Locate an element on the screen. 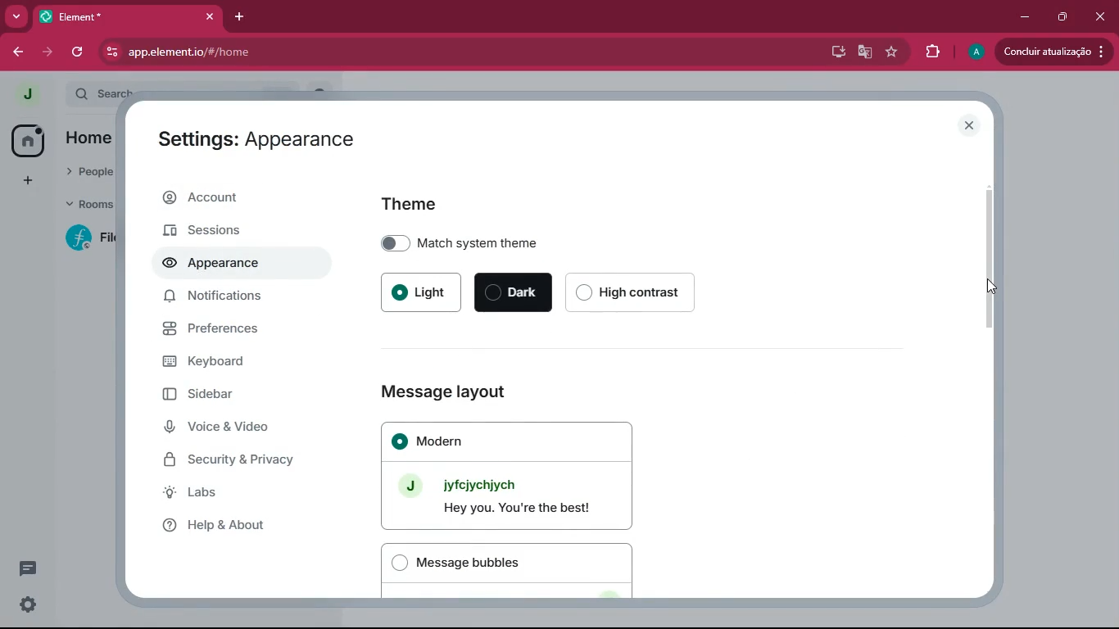 Image resolution: width=1119 pixels, height=629 pixels. Message bubbles is located at coordinates (506, 569).